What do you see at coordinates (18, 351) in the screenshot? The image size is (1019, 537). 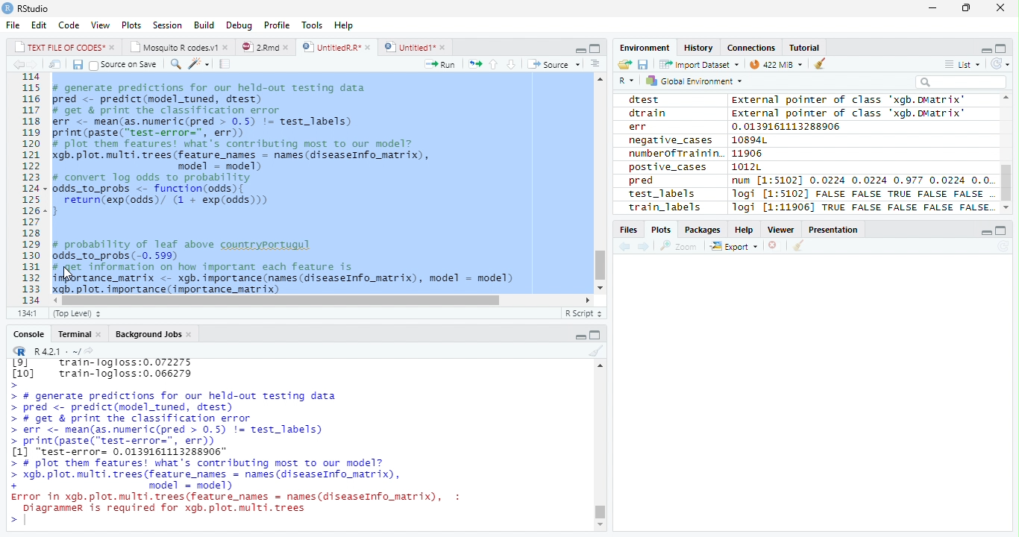 I see `R` at bounding box center [18, 351].